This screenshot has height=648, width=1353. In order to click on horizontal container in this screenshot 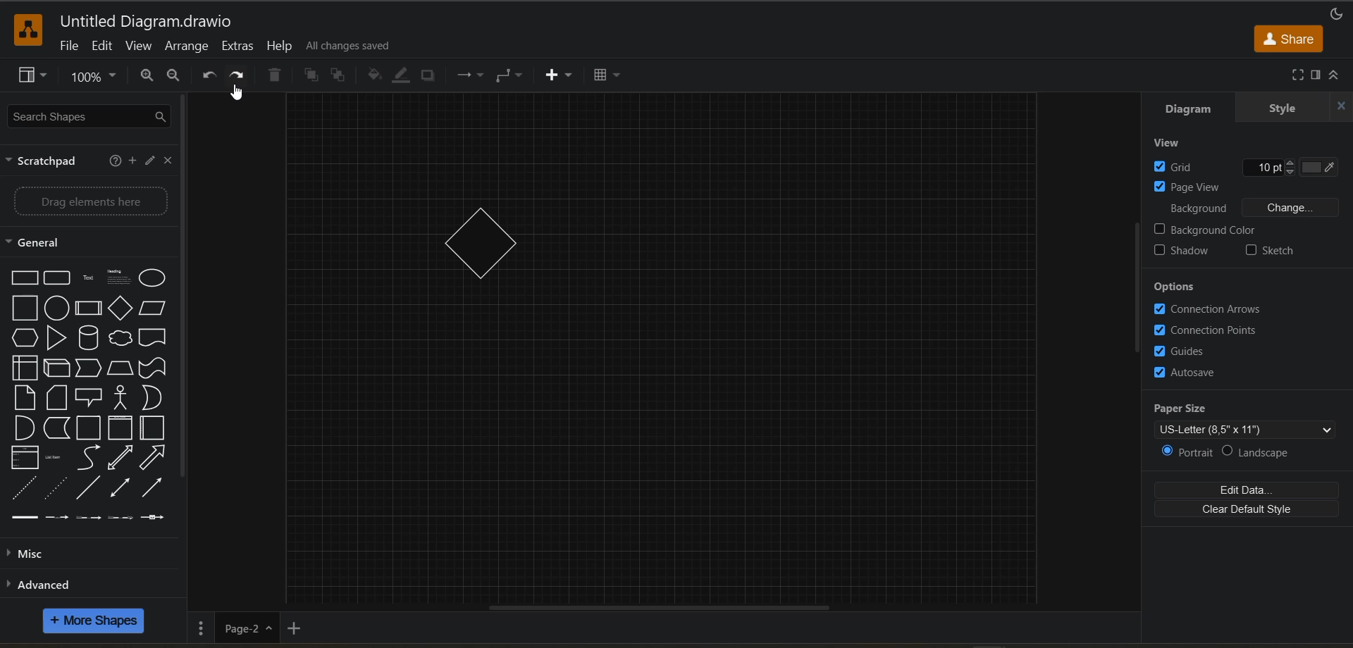, I will do `click(153, 428)`.